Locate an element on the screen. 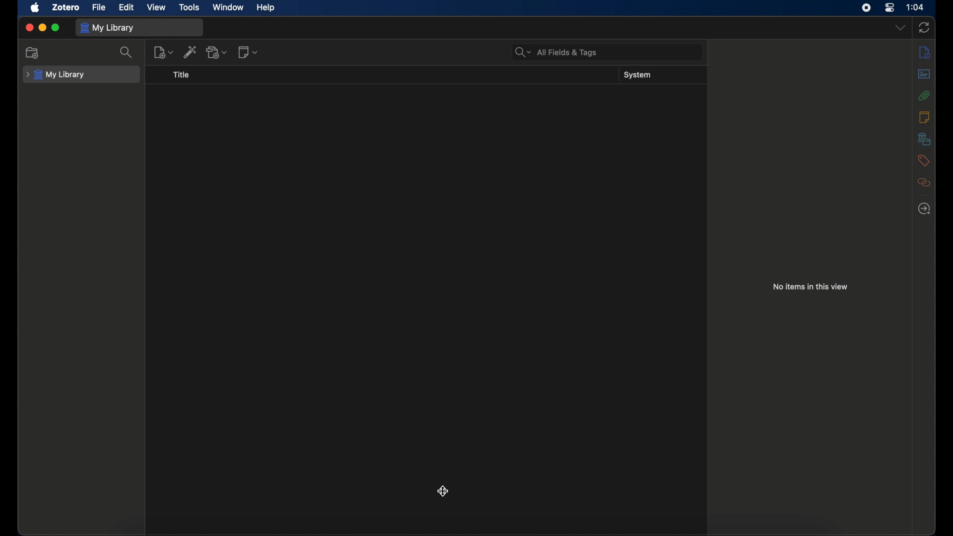 The width and height of the screenshot is (953, 536). new item is located at coordinates (164, 53).